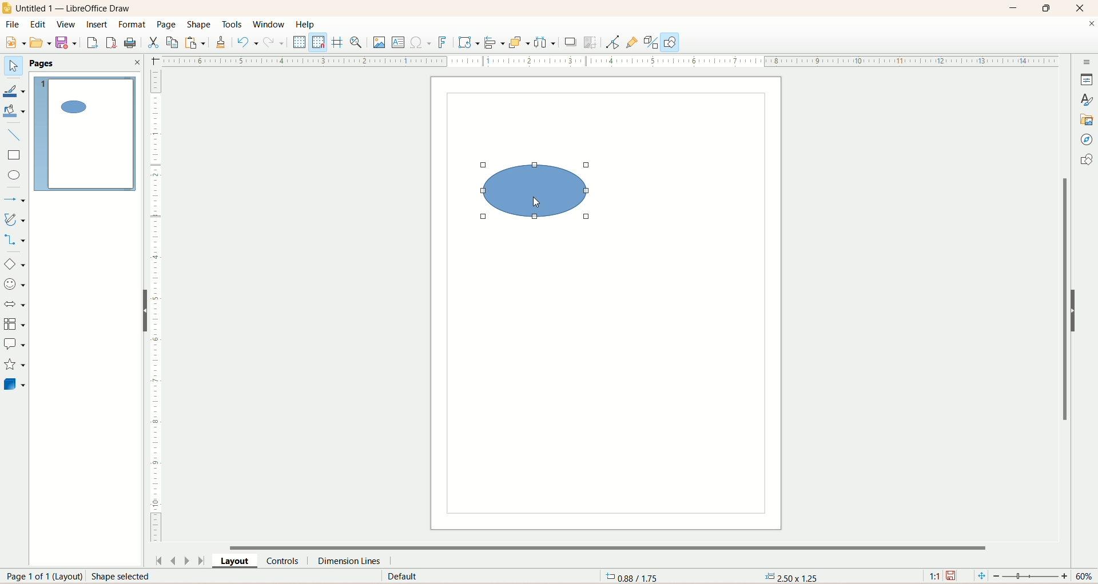 The width and height of the screenshot is (1098, 584). What do you see at coordinates (791, 577) in the screenshot?
I see `anchor point` at bounding box center [791, 577].